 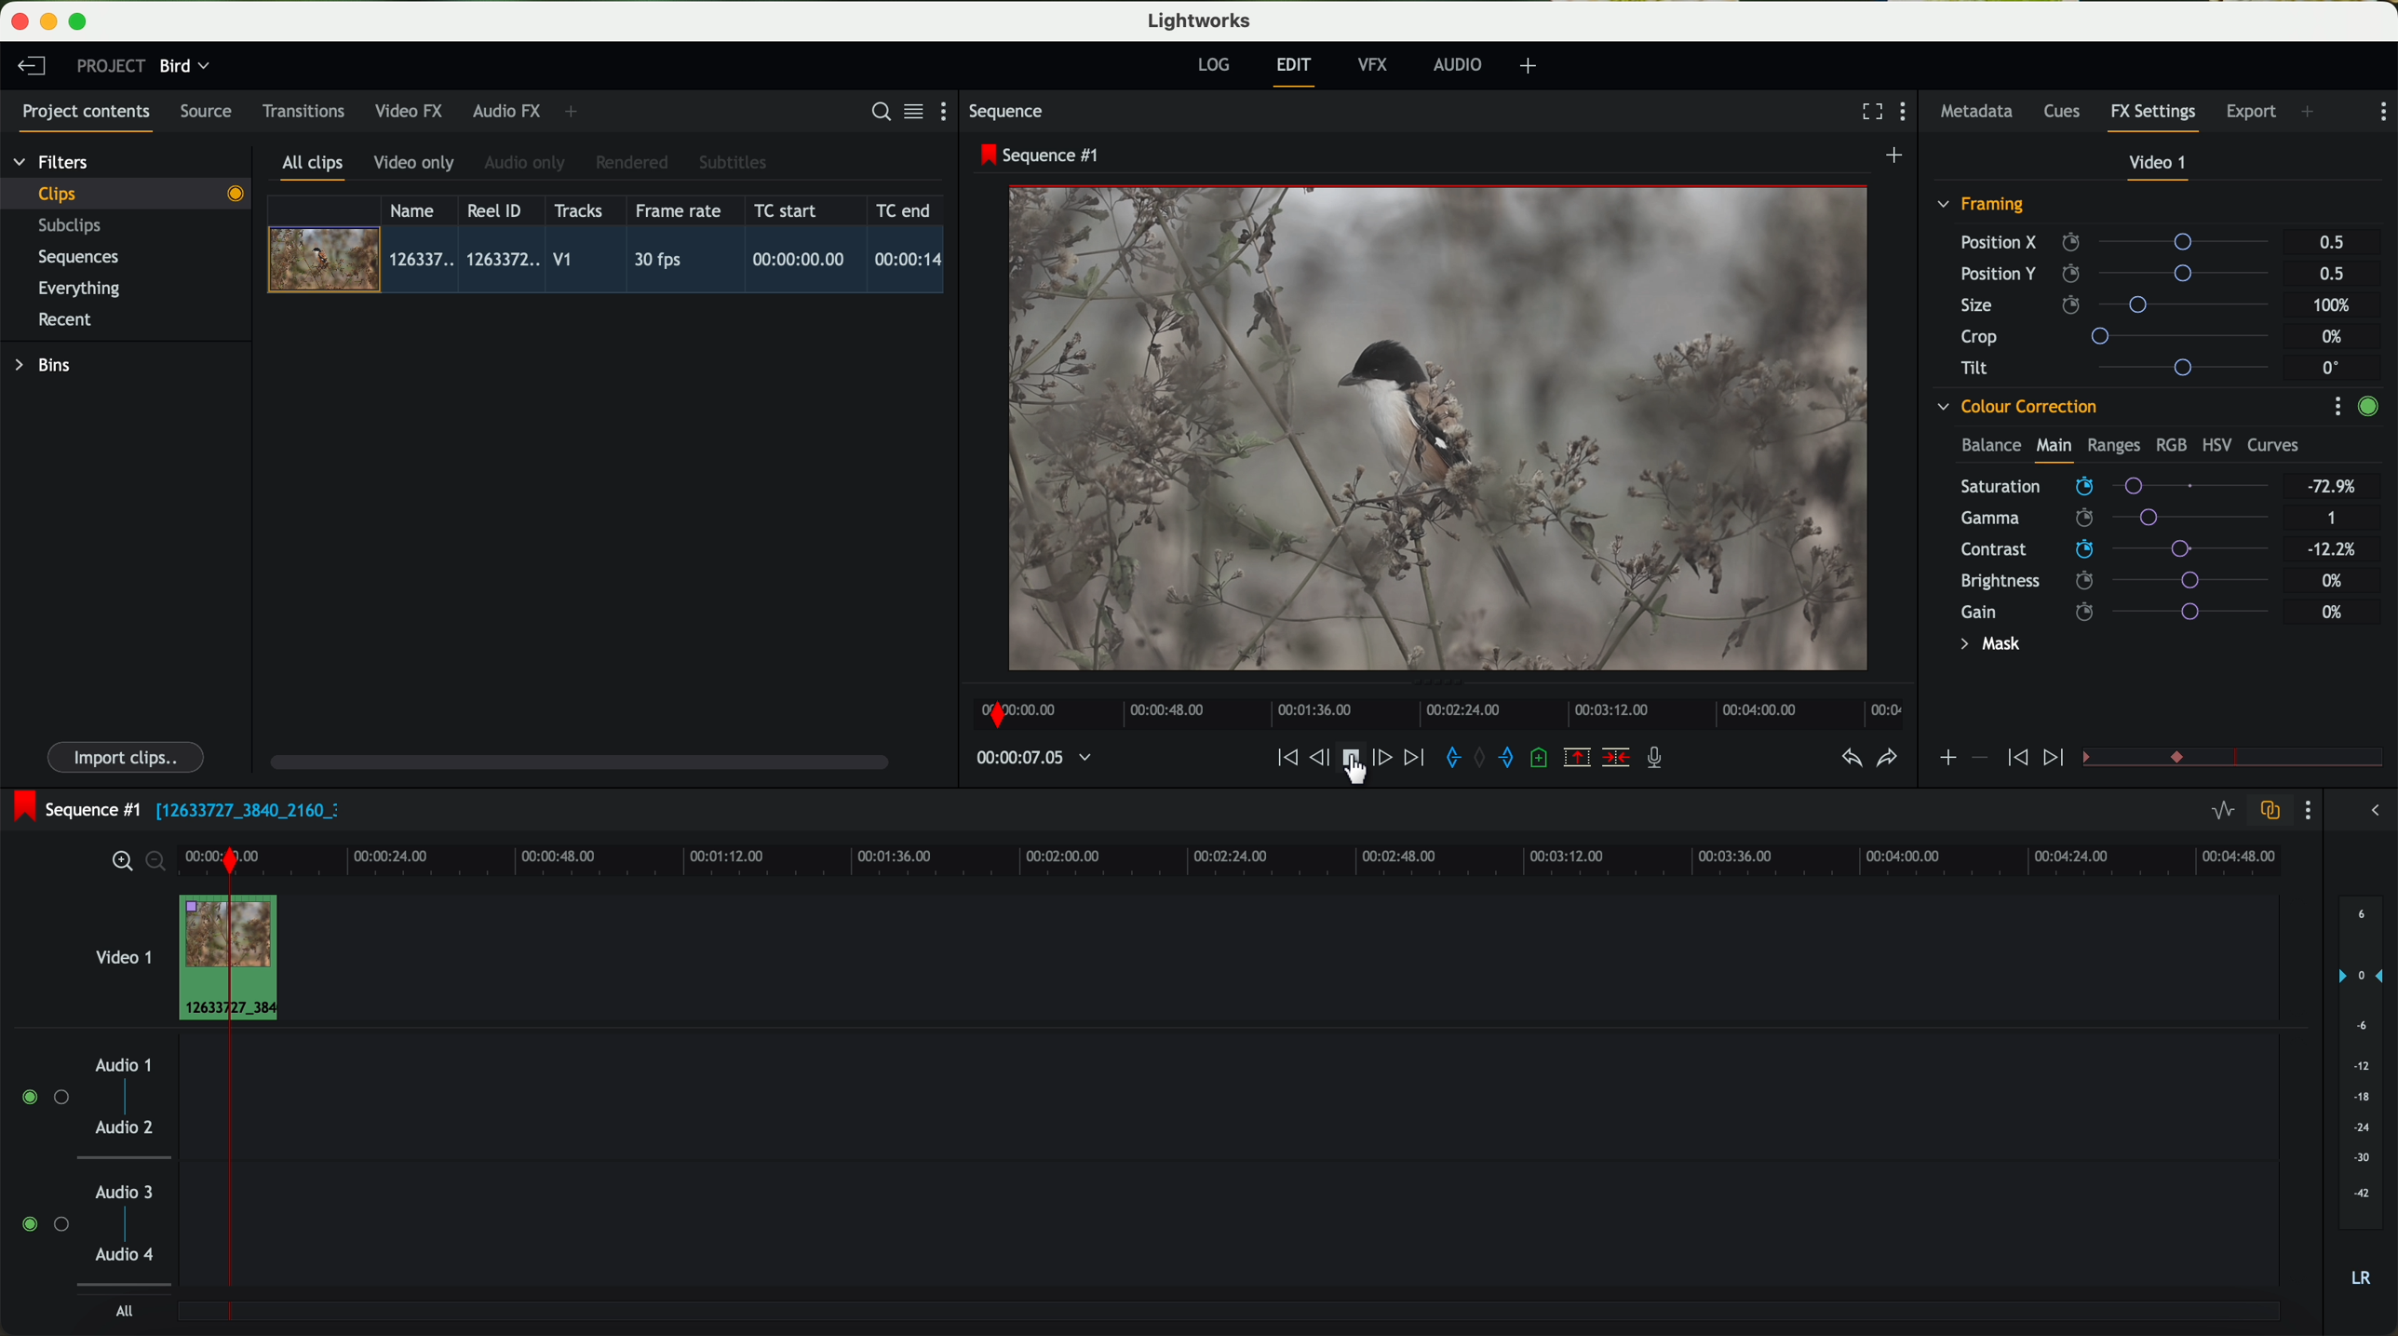 What do you see at coordinates (1981, 113) in the screenshot?
I see `metadata` at bounding box center [1981, 113].